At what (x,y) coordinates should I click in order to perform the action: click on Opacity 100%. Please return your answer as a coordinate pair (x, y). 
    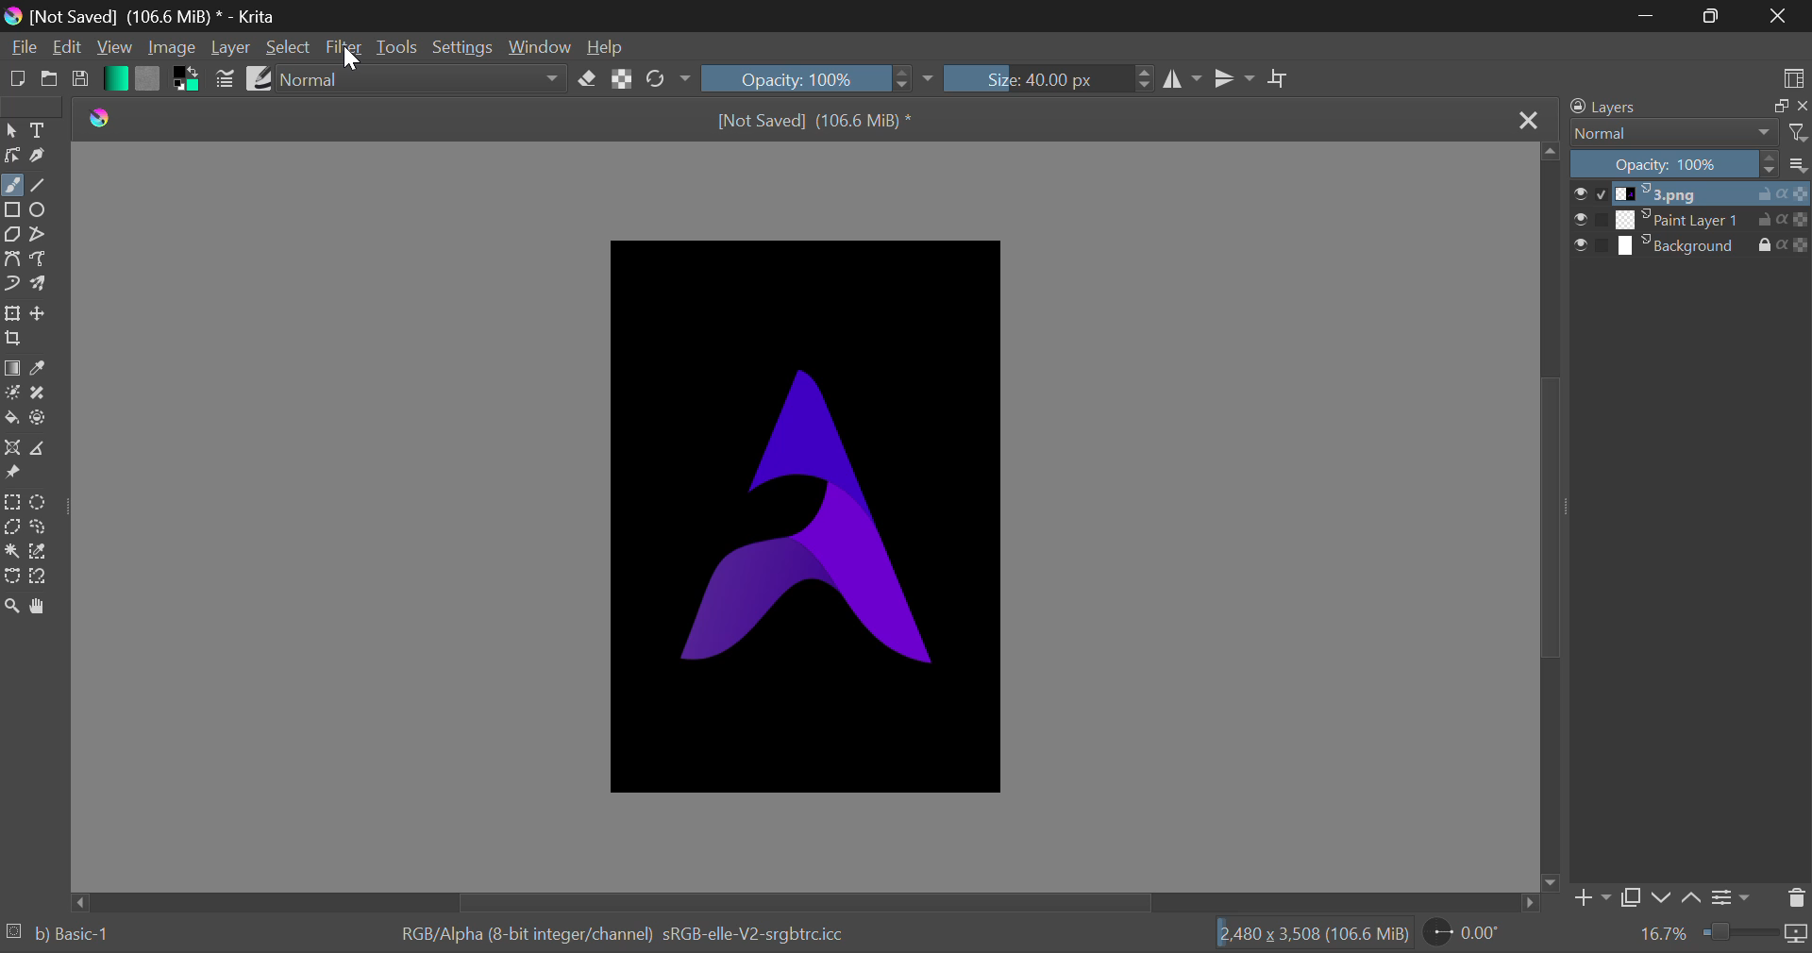
    Looking at the image, I should click on (1674, 164).